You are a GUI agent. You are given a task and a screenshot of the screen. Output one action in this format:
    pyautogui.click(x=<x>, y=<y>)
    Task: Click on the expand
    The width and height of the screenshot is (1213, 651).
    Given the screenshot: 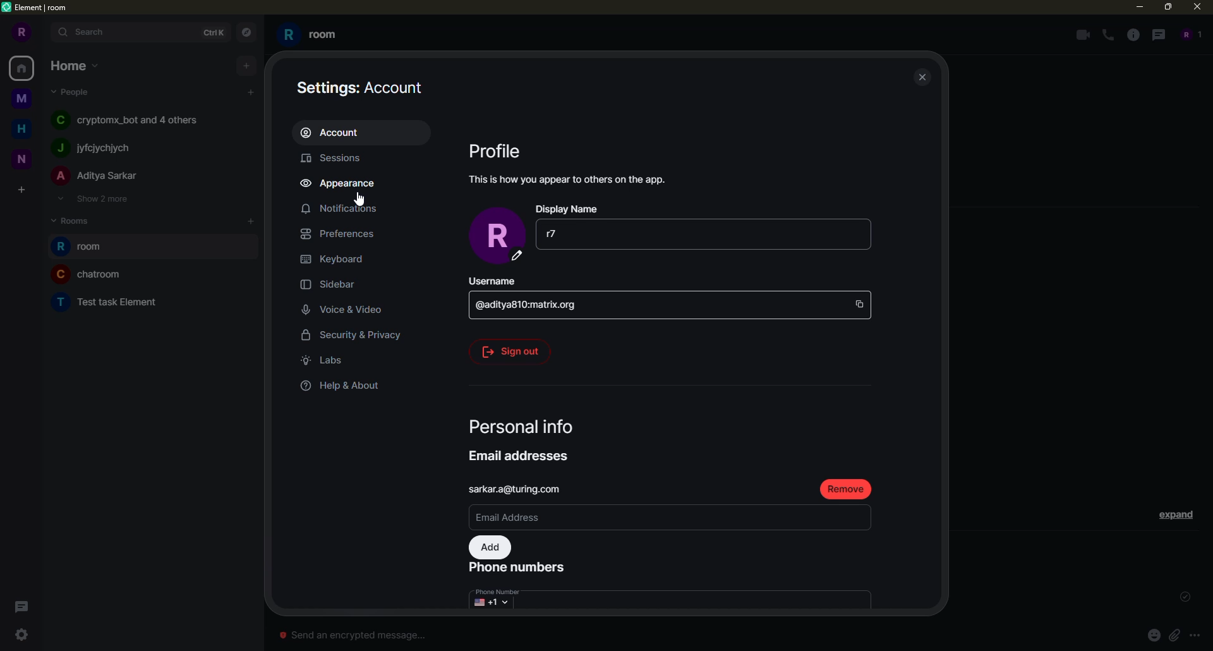 What is the action you would take?
    pyautogui.click(x=1176, y=514)
    